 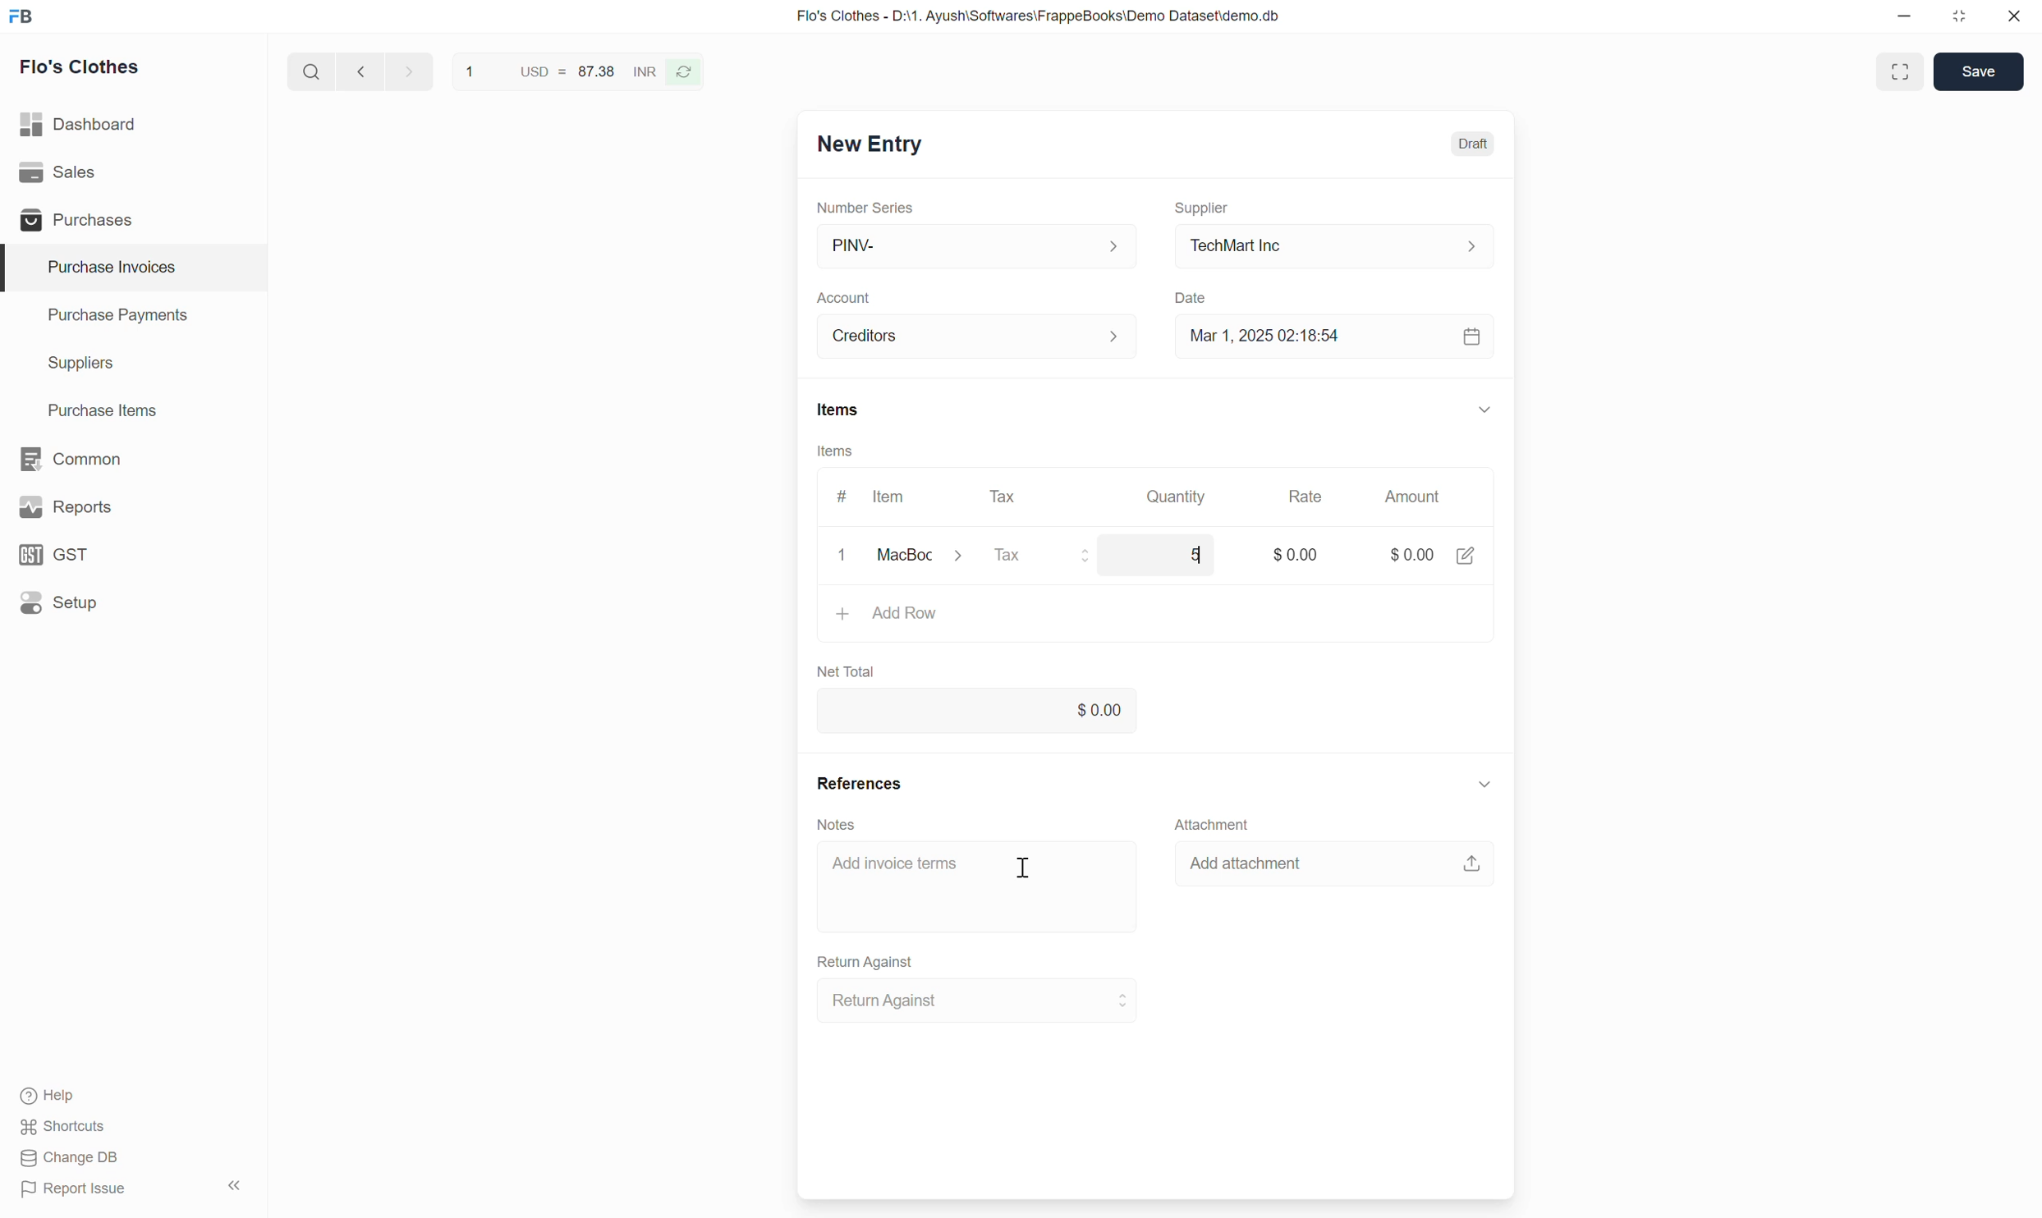 What do you see at coordinates (1192, 299) in the screenshot?
I see `Date` at bounding box center [1192, 299].